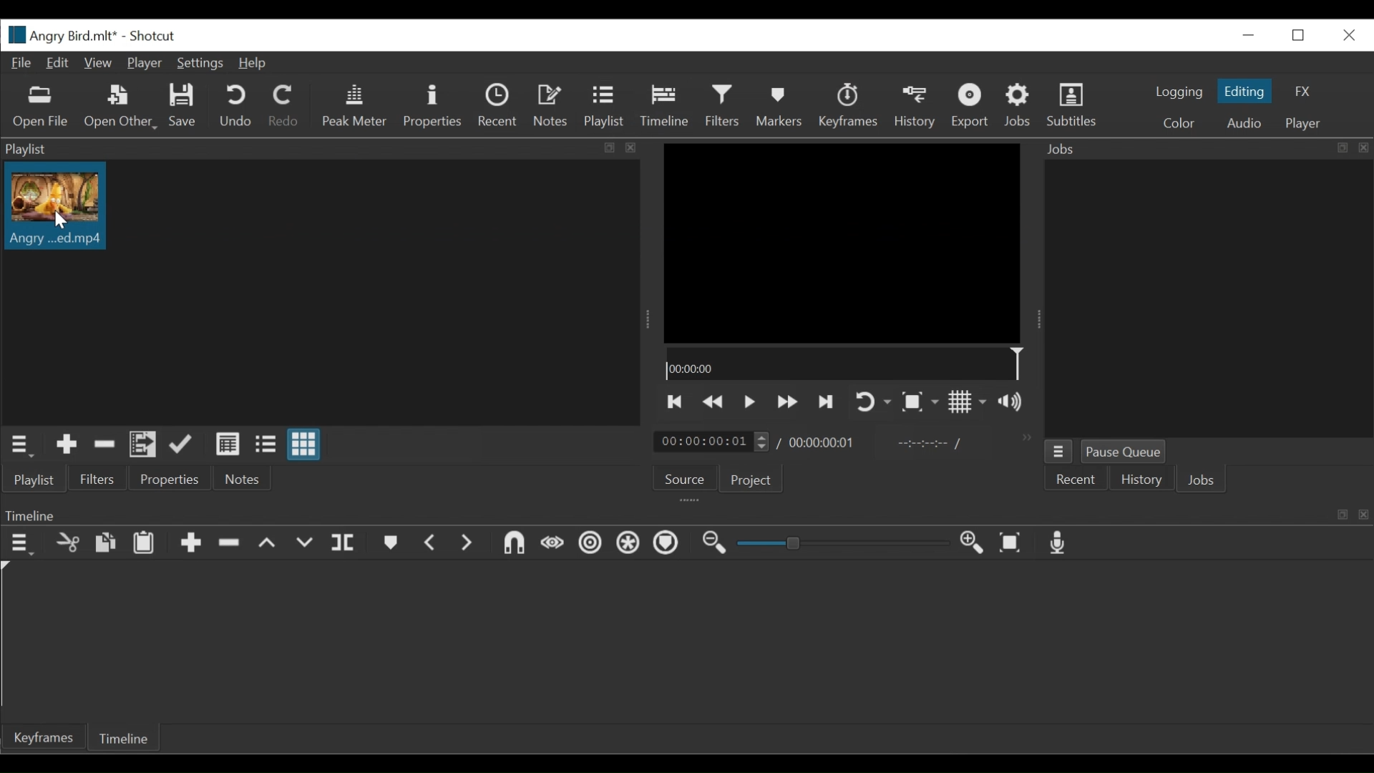 This screenshot has width=1374, height=773. Describe the element at coordinates (122, 107) in the screenshot. I see `Open Other` at that location.